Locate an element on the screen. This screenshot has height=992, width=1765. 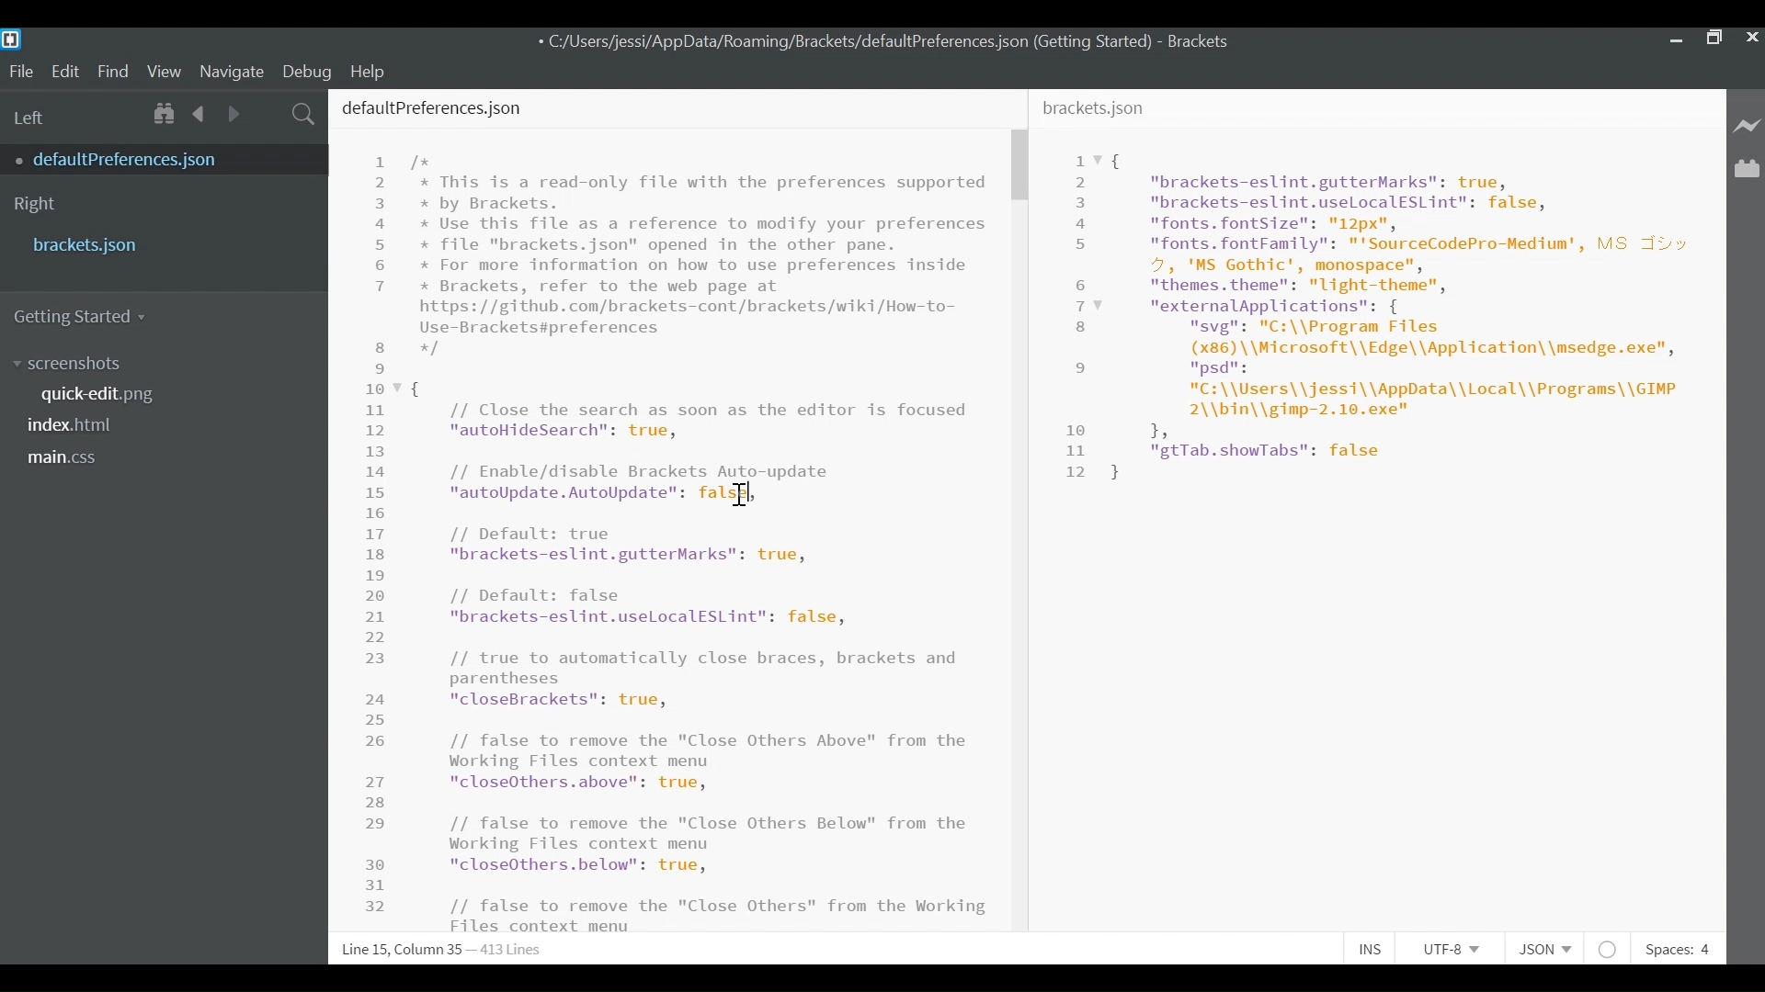
bracket.json File Path- Brackets is located at coordinates (887, 42).